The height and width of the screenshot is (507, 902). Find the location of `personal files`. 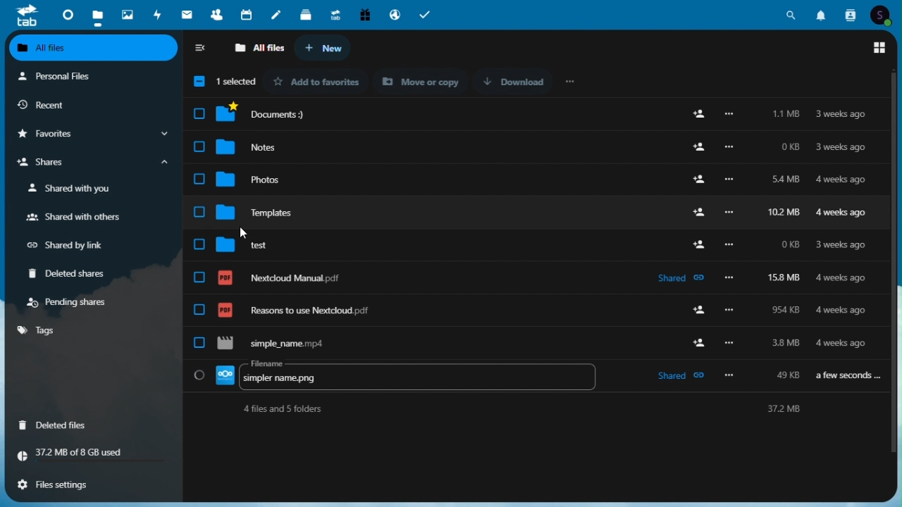

personal files is located at coordinates (85, 77).